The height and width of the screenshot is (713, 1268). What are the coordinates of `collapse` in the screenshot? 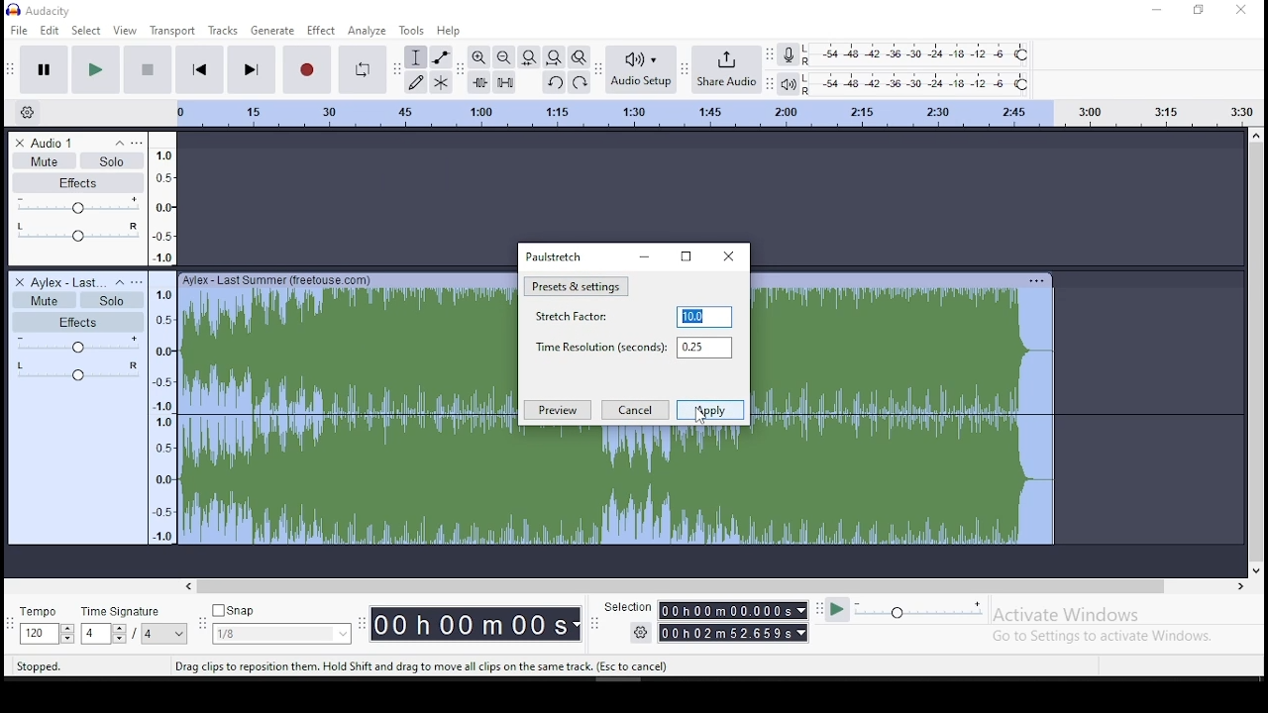 It's located at (118, 144).